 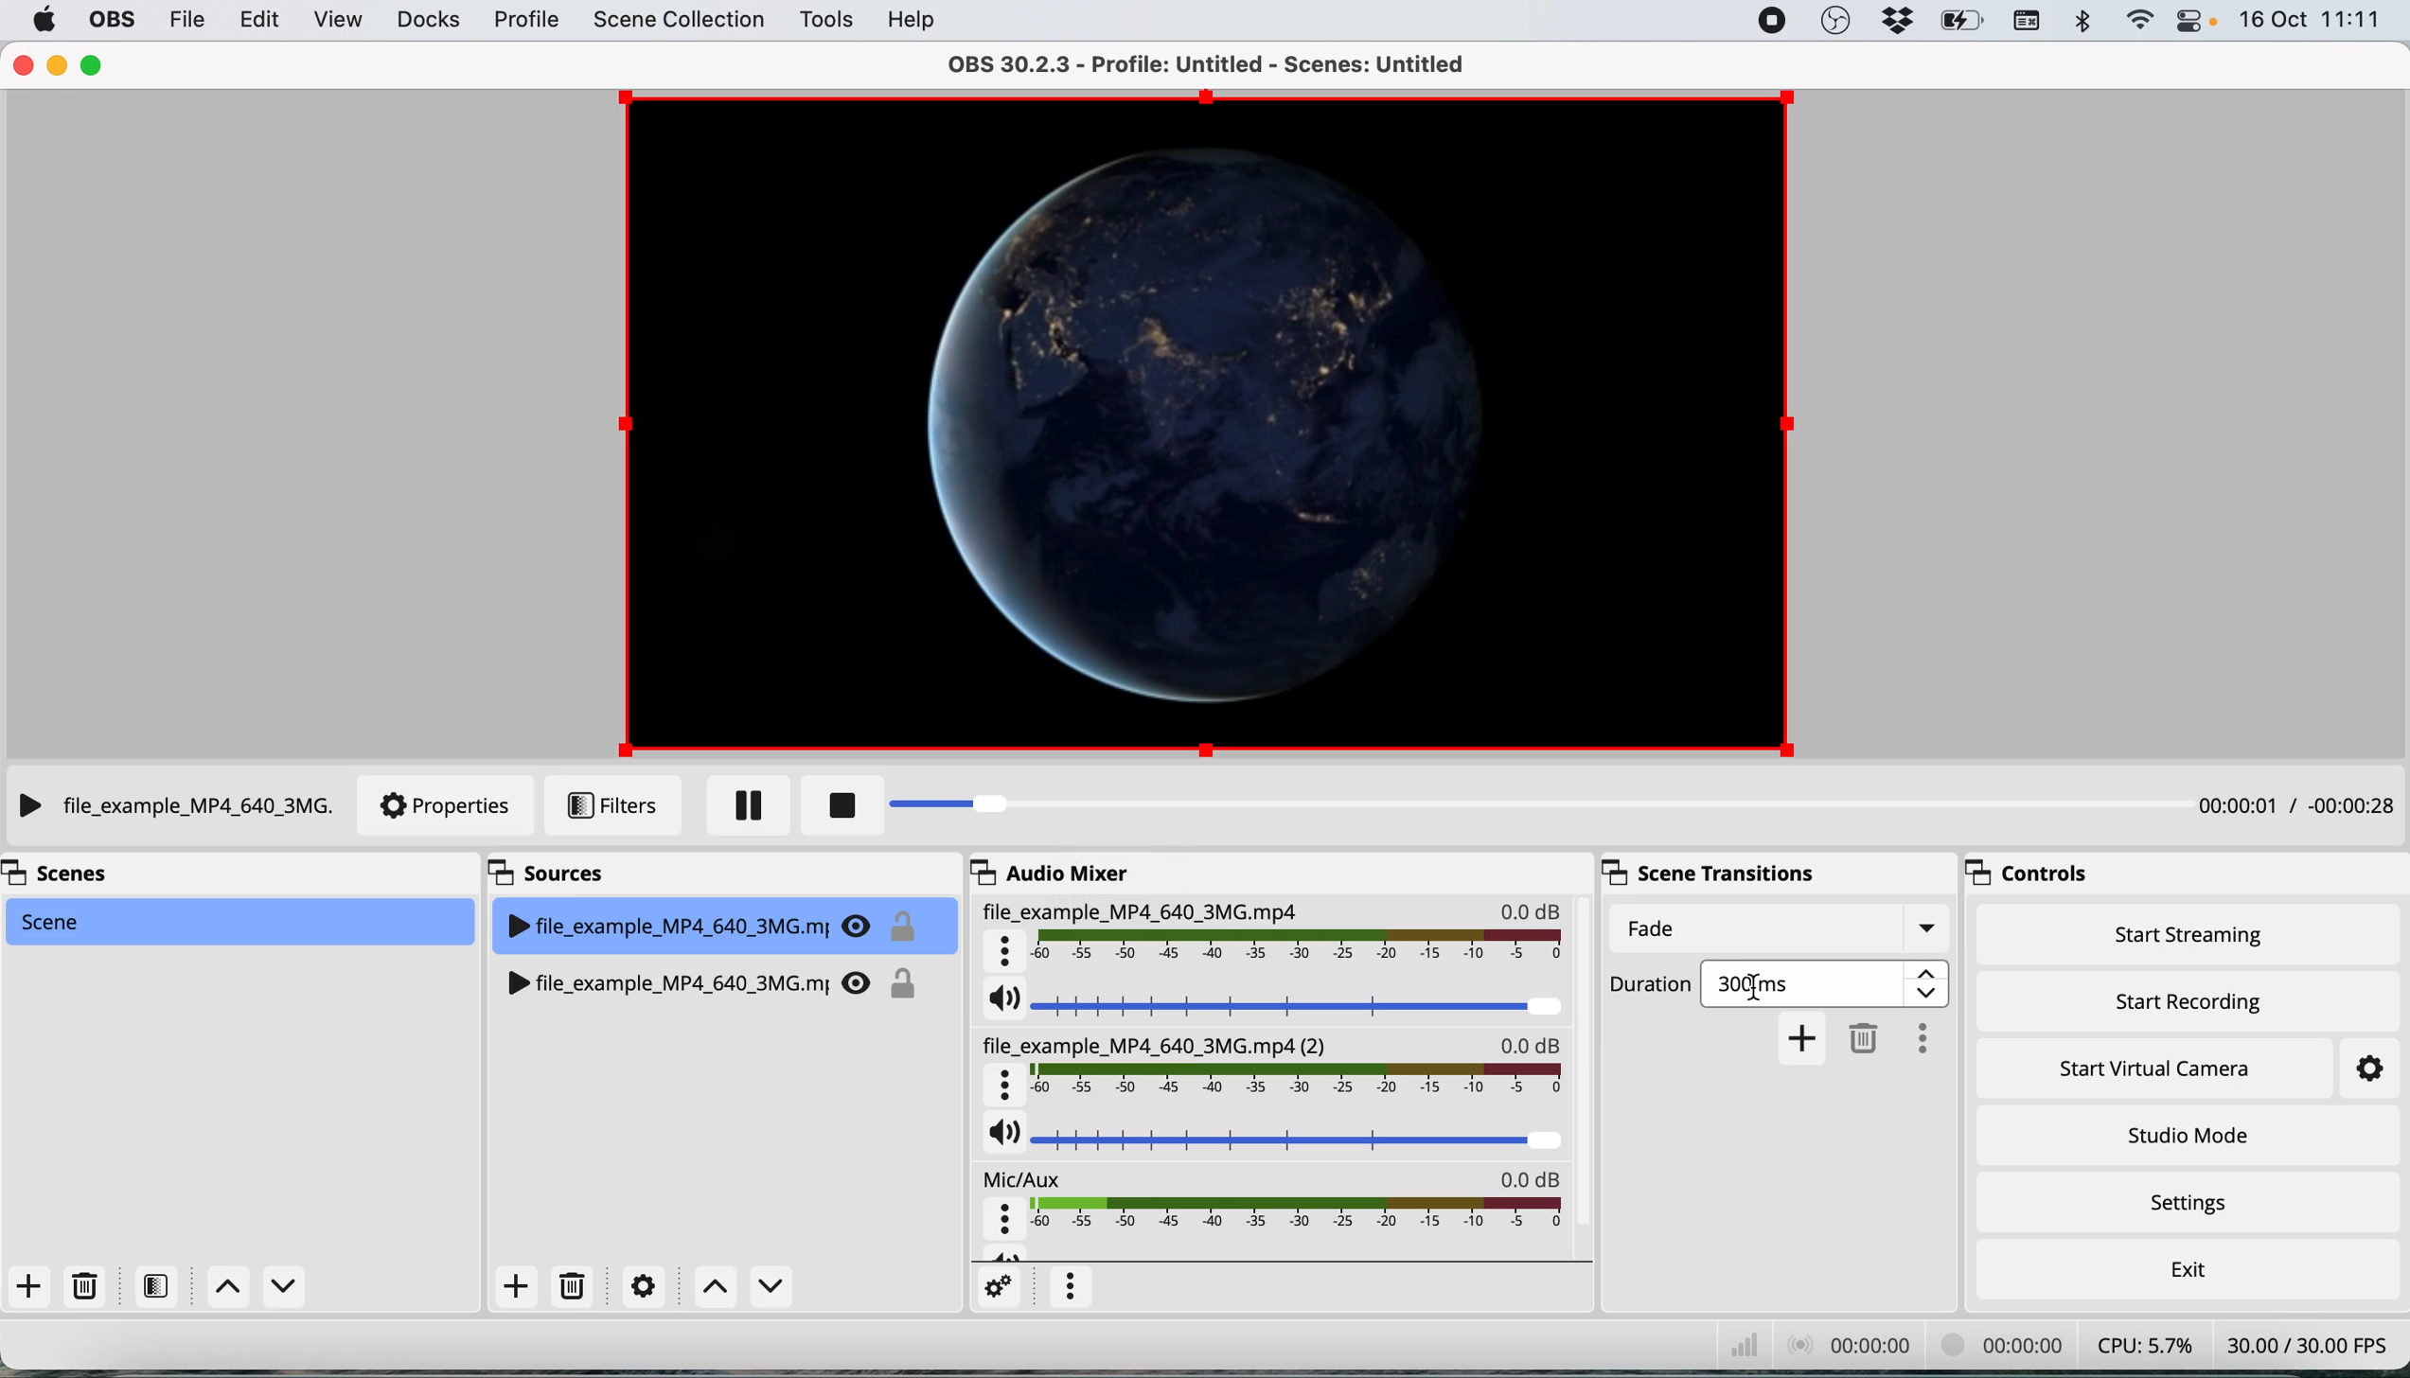 I want to click on pause, so click(x=746, y=804).